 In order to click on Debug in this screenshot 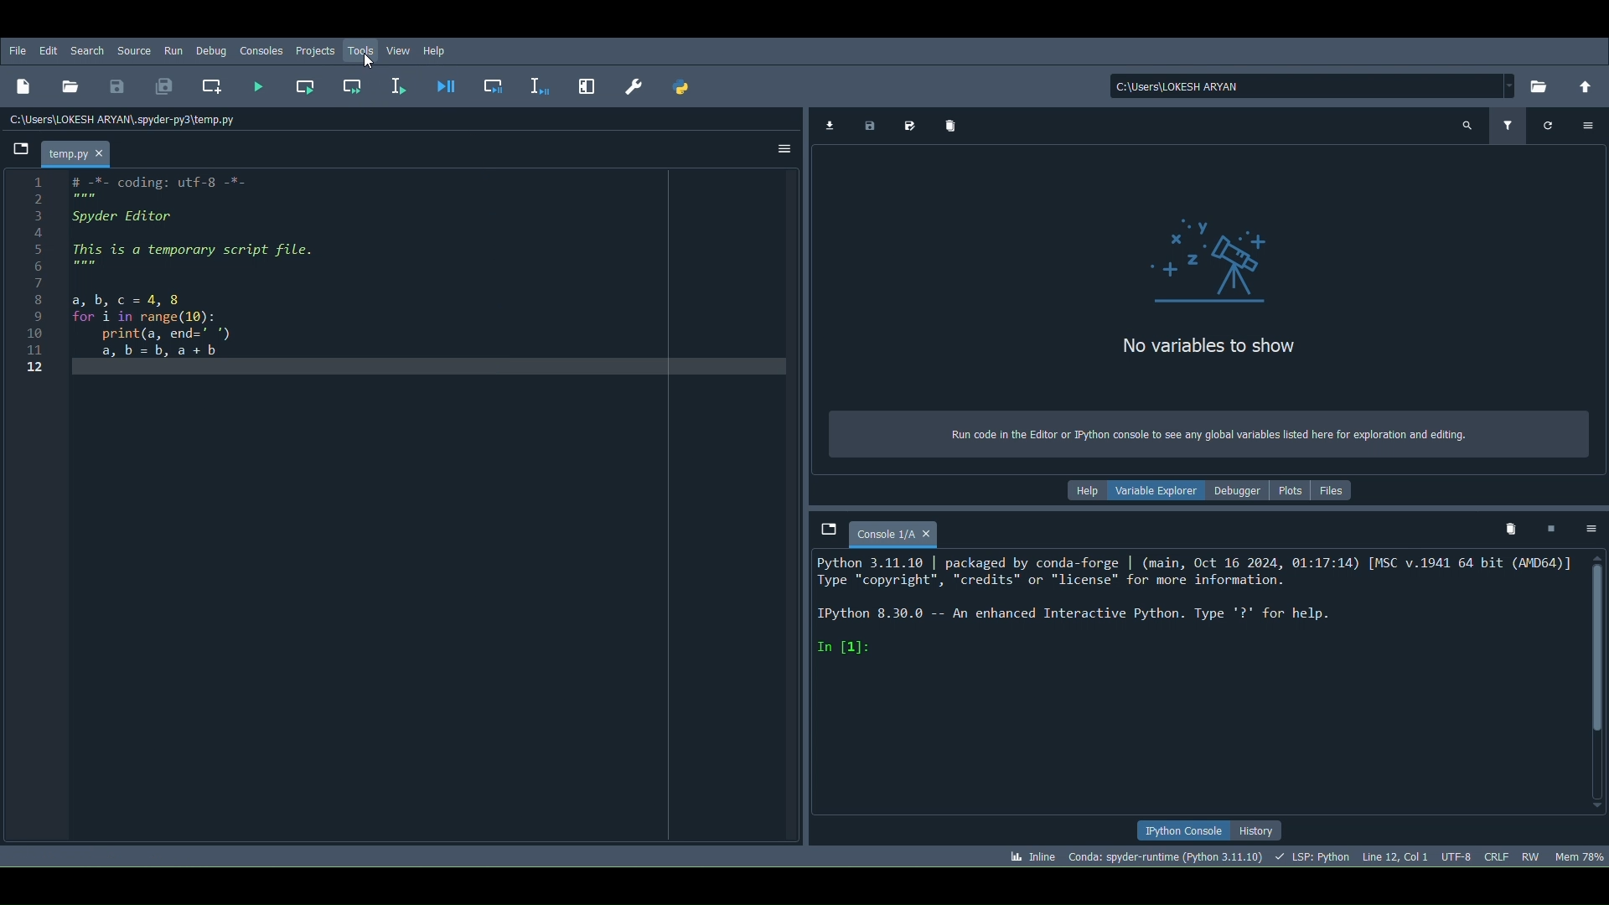, I will do `click(212, 52)`.